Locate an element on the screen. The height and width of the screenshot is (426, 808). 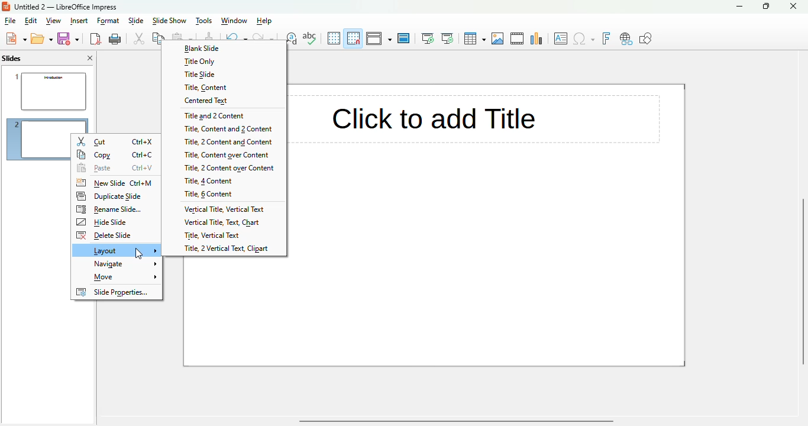
open is located at coordinates (42, 38).